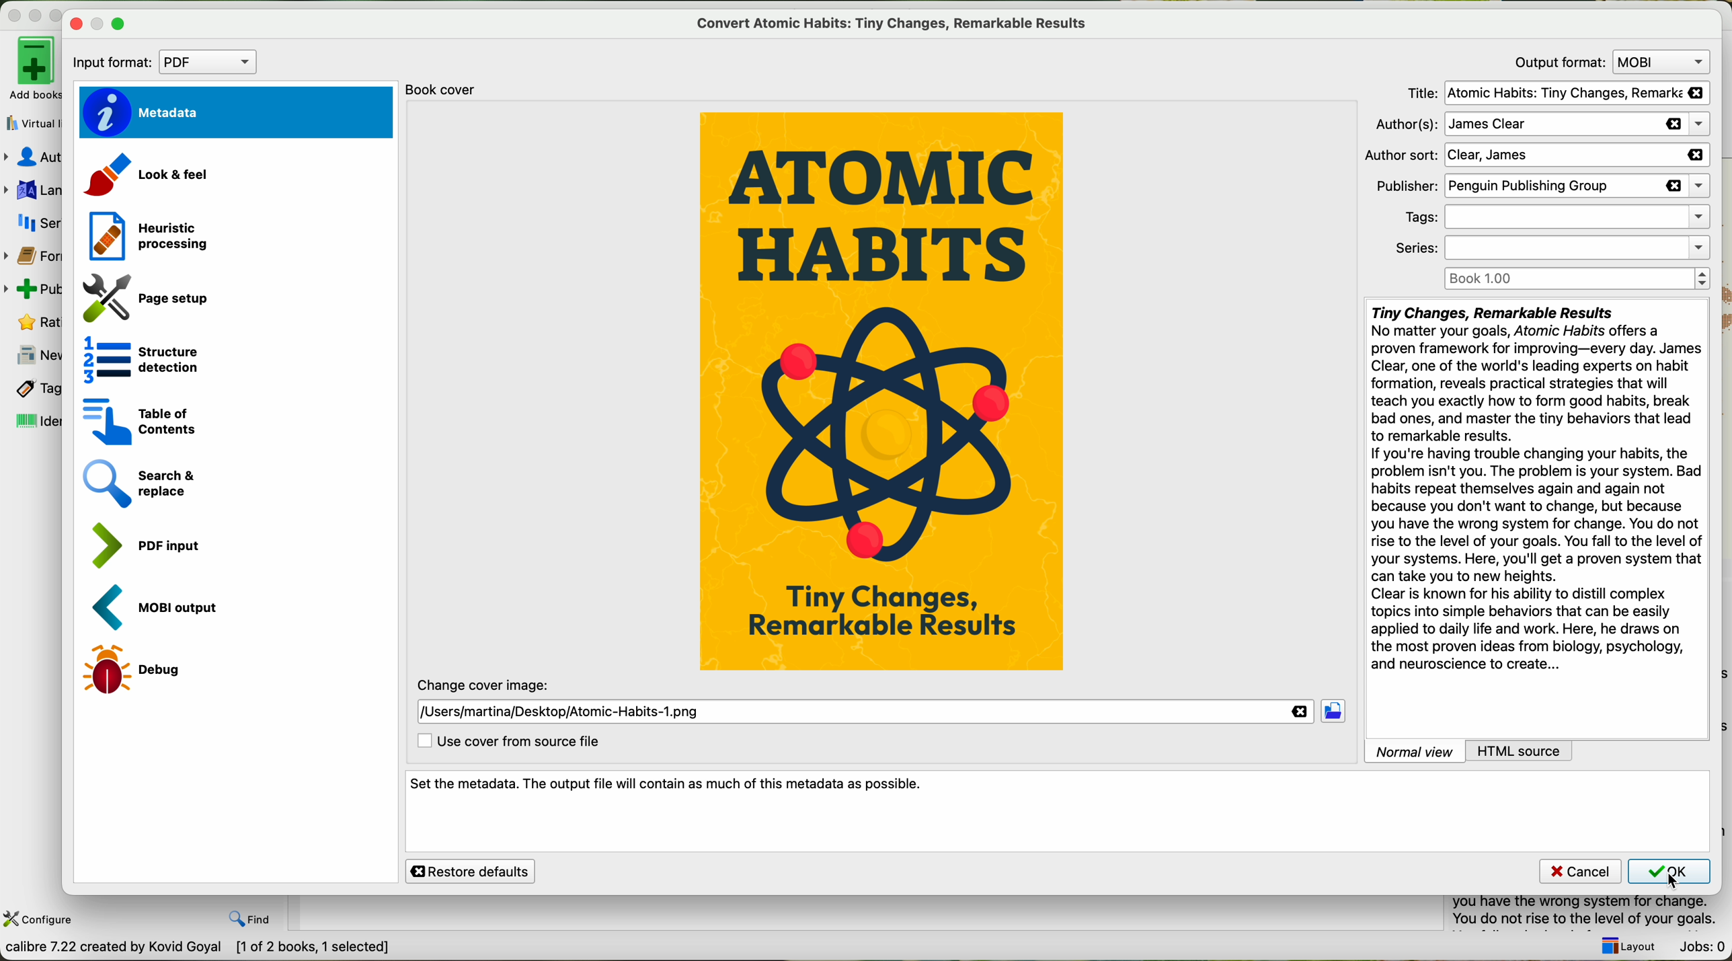  I want to click on metadata, so click(235, 111).